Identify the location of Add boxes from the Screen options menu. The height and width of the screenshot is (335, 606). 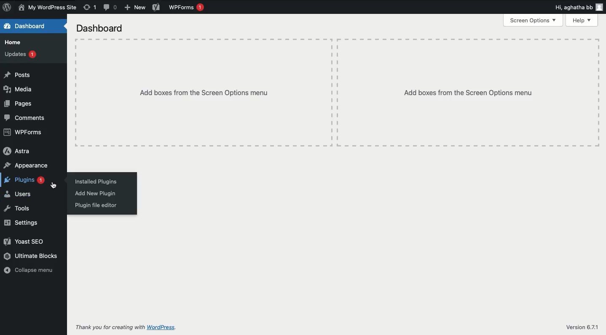
(204, 92).